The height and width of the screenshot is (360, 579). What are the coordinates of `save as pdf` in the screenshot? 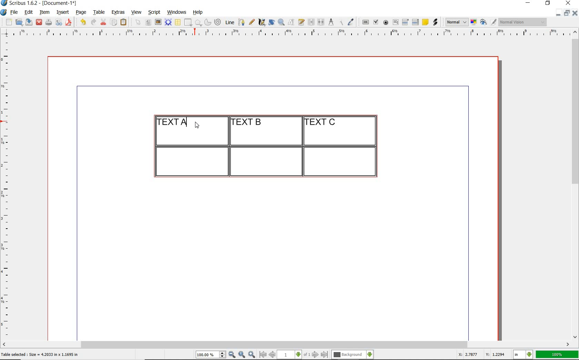 It's located at (70, 22).